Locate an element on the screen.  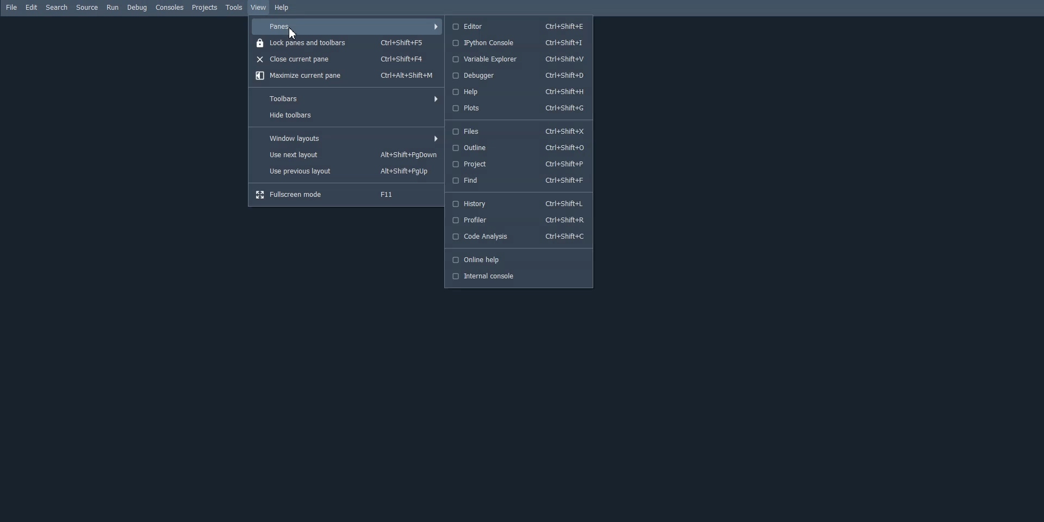
Find is located at coordinates (517, 181).